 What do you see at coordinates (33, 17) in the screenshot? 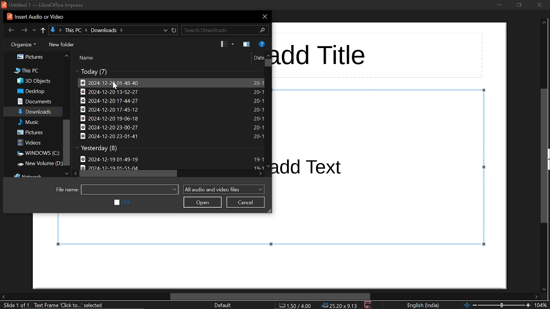
I see `Insert audio or video` at bounding box center [33, 17].